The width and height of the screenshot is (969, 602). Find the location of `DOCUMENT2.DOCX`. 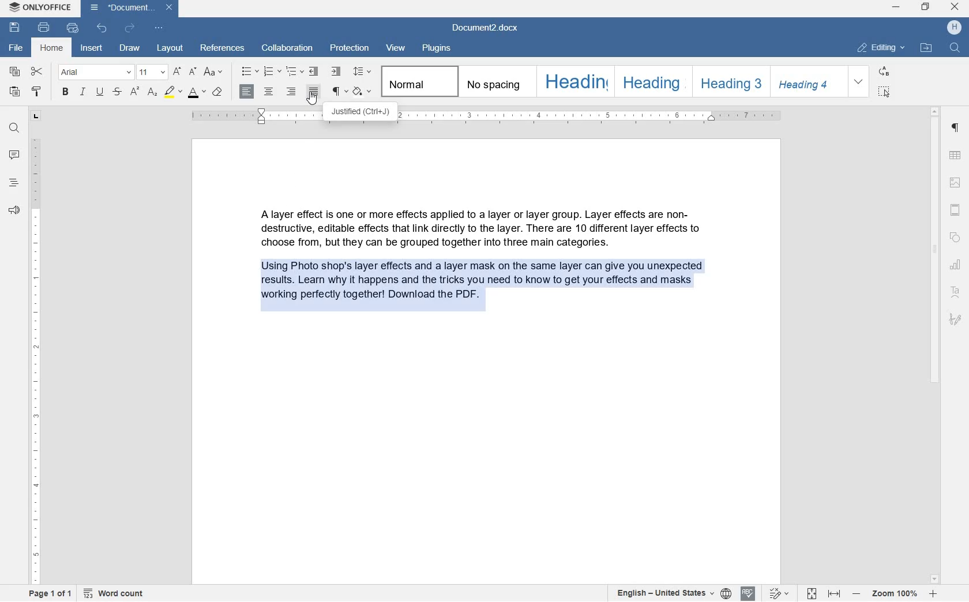

DOCUMENT2.DOCX is located at coordinates (487, 28).